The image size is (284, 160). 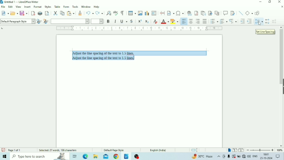 What do you see at coordinates (243, 21) in the screenshot?
I see `Increase Indent` at bounding box center [243, 21].